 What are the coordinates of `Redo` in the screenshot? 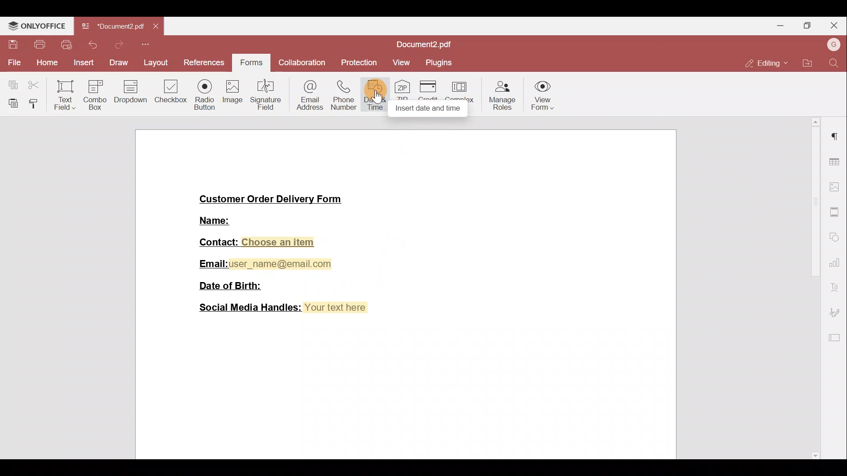 It's located at (116, 47).